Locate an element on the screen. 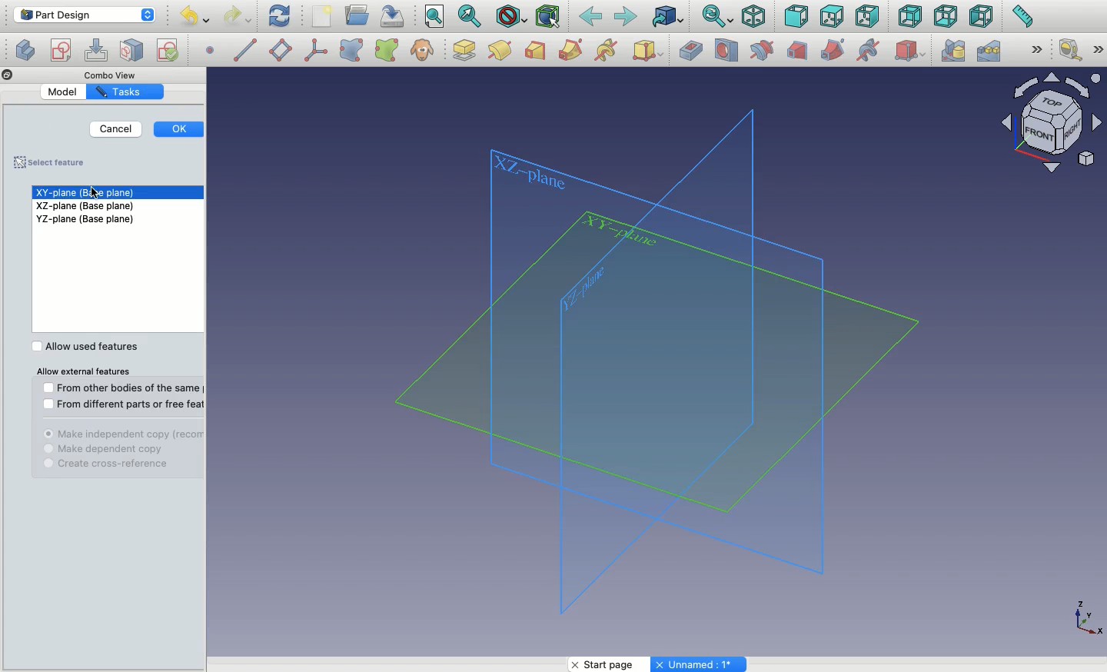  Saved is located at coordinates (53, 162).